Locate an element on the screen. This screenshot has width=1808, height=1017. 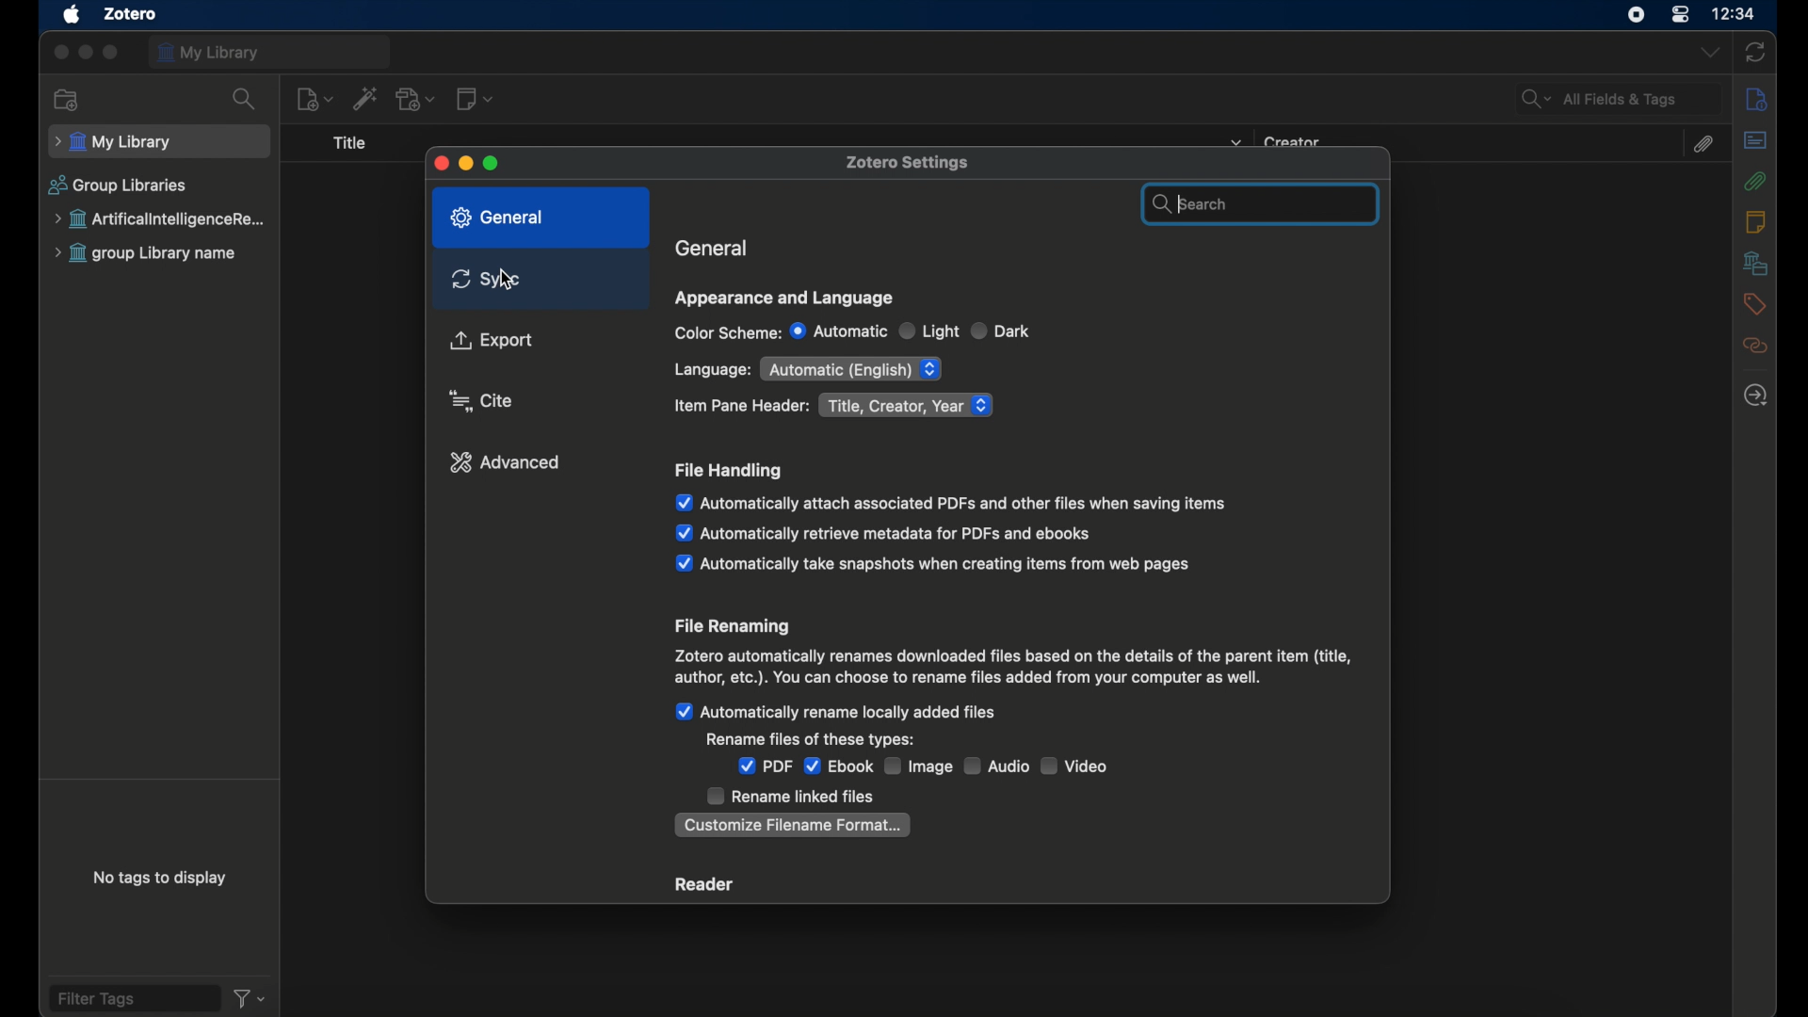
filter tags is located at coordinates (133, 998).